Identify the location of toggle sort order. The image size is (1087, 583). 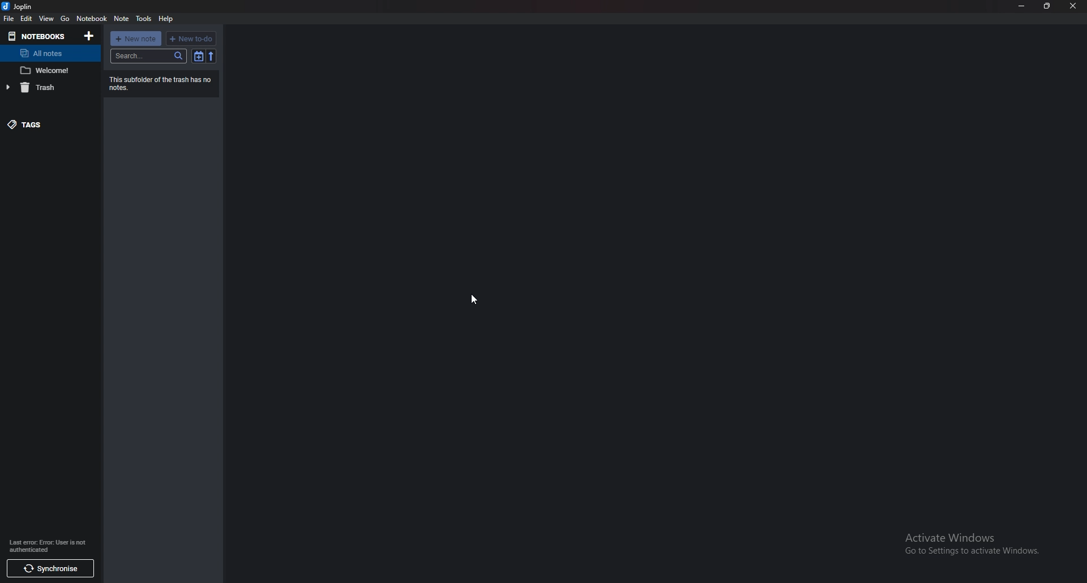
(199, 56).